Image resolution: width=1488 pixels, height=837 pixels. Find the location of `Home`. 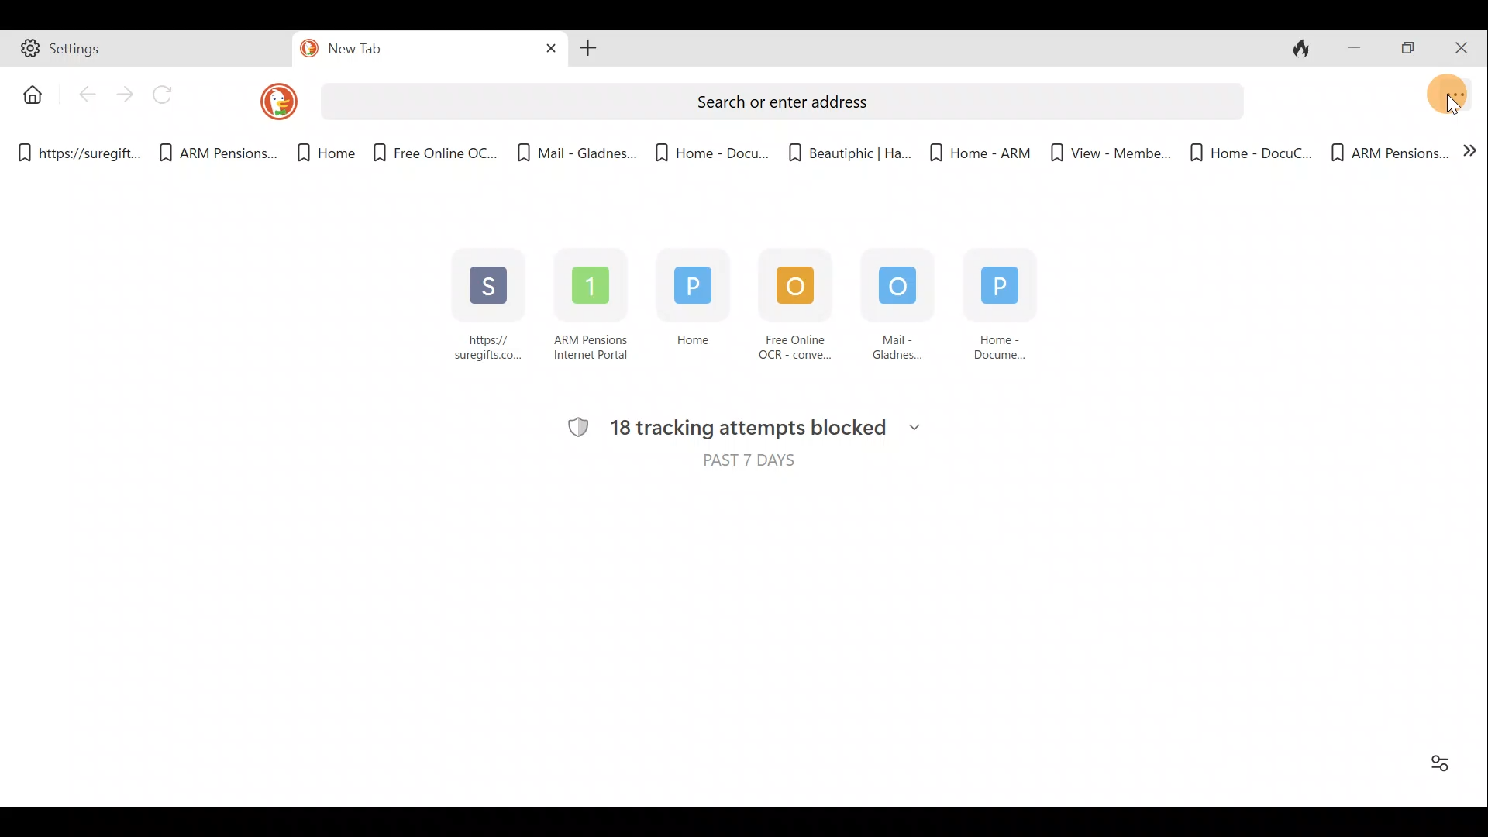

Home is located at coordinates (687, 312).